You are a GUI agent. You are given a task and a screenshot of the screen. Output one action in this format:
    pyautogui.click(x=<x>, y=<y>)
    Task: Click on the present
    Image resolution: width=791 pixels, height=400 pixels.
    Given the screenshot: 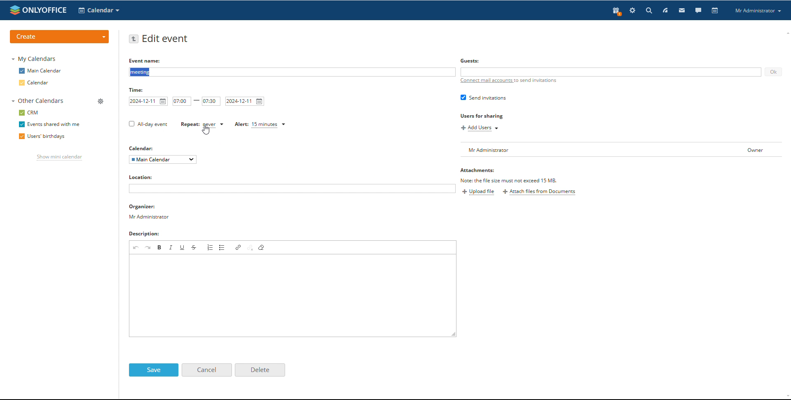 What is the action you would take?
    pyautogui.click(x=617, y=11)
    